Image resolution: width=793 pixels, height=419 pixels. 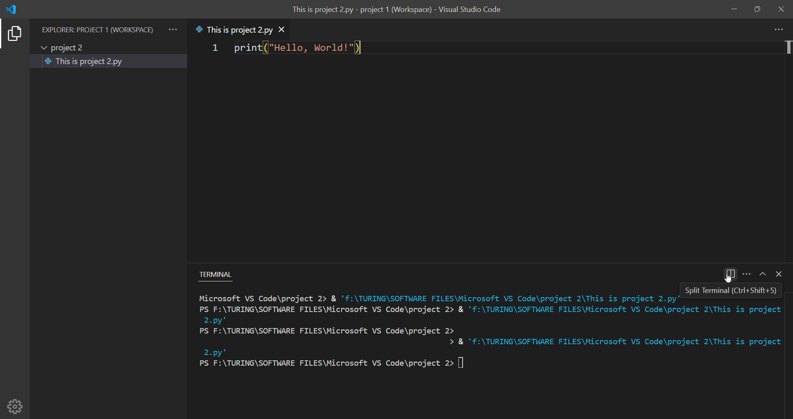 I want to click on explorer, so click(x=14, y=34).